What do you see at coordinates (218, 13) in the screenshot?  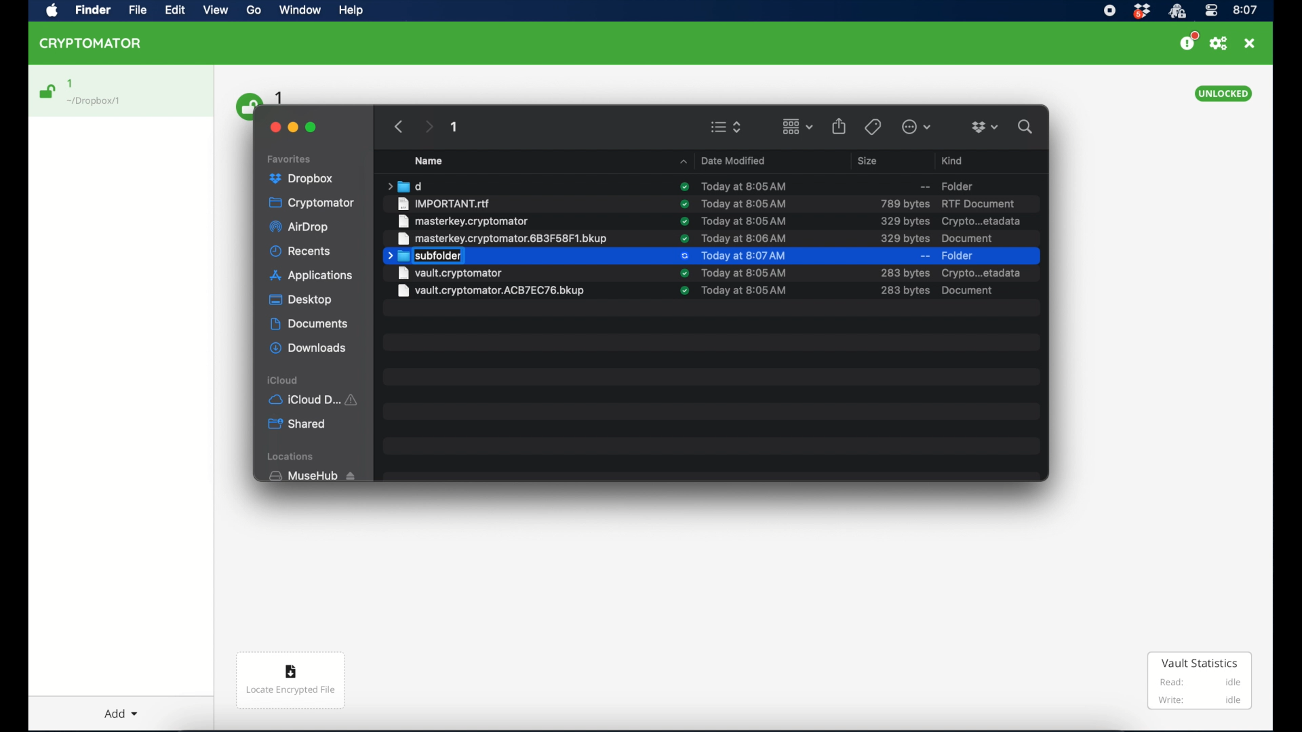 I see `View` at bounding box center [218, 13].